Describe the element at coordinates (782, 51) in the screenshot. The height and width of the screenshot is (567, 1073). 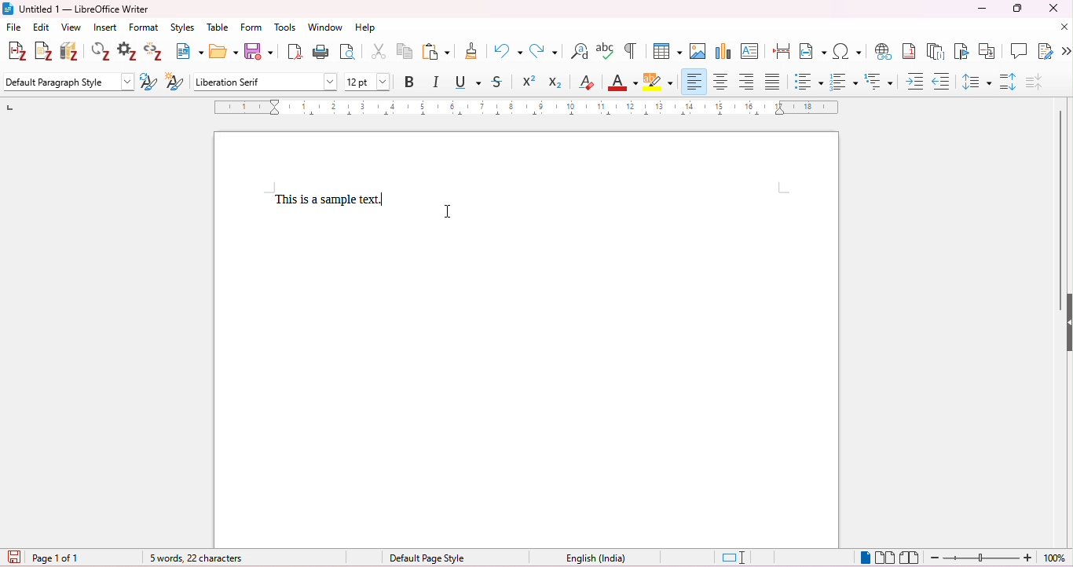
I see `page breaks` at that location.